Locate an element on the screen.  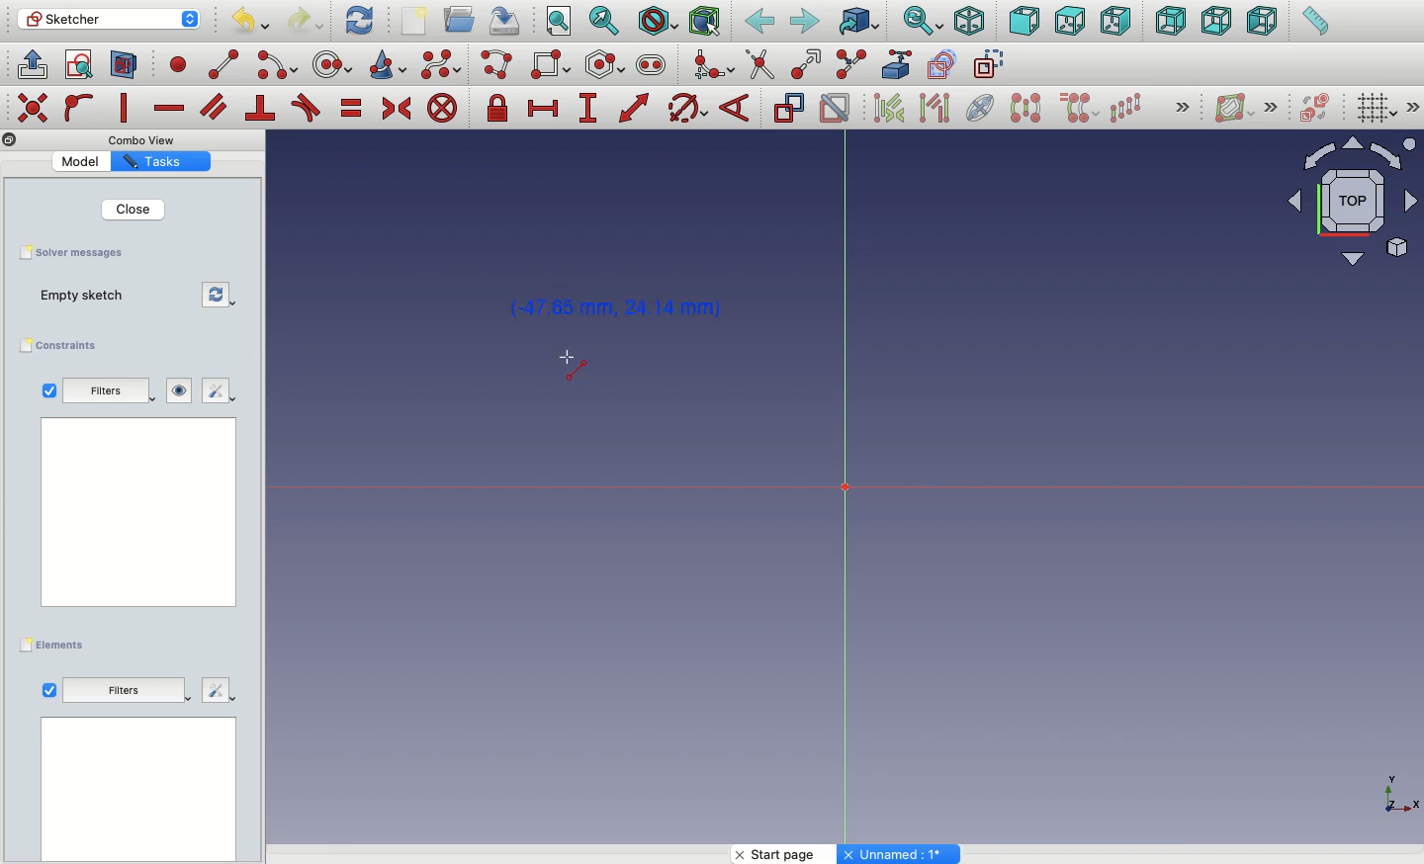
Constrain equal is located at coordinates (352, 112).